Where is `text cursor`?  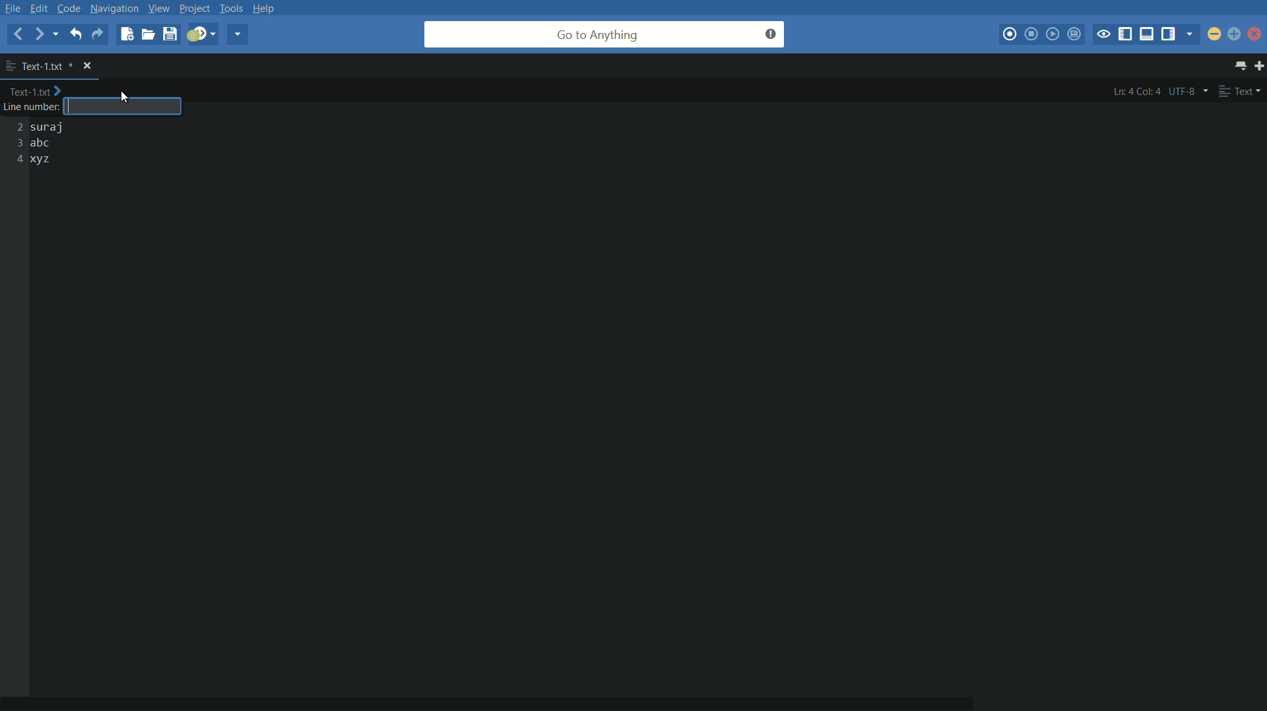 text cursor is located at coordinates (75, 99).